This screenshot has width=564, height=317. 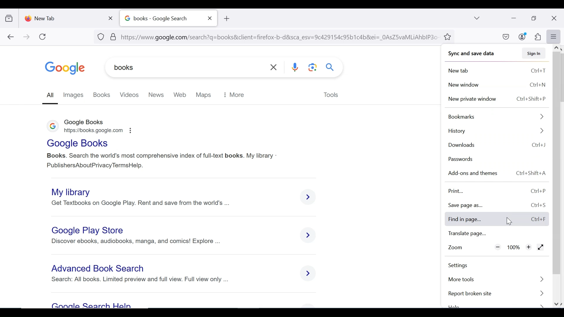 What do you see at coordinates (537, 37) in the screenshot?
I see `extensions` at bounding box center [537, 37].